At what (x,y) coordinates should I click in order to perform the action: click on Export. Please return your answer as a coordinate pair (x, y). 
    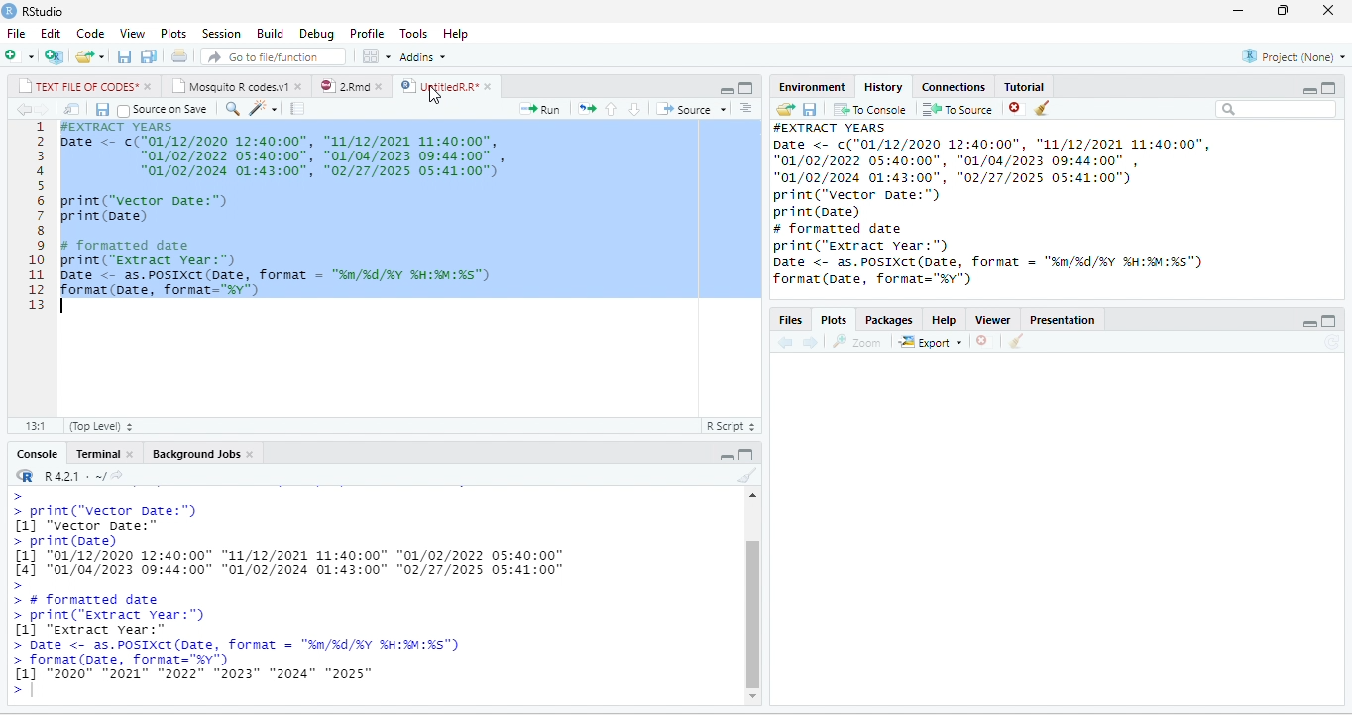
    Looking at the image, I should click on (932, 341).